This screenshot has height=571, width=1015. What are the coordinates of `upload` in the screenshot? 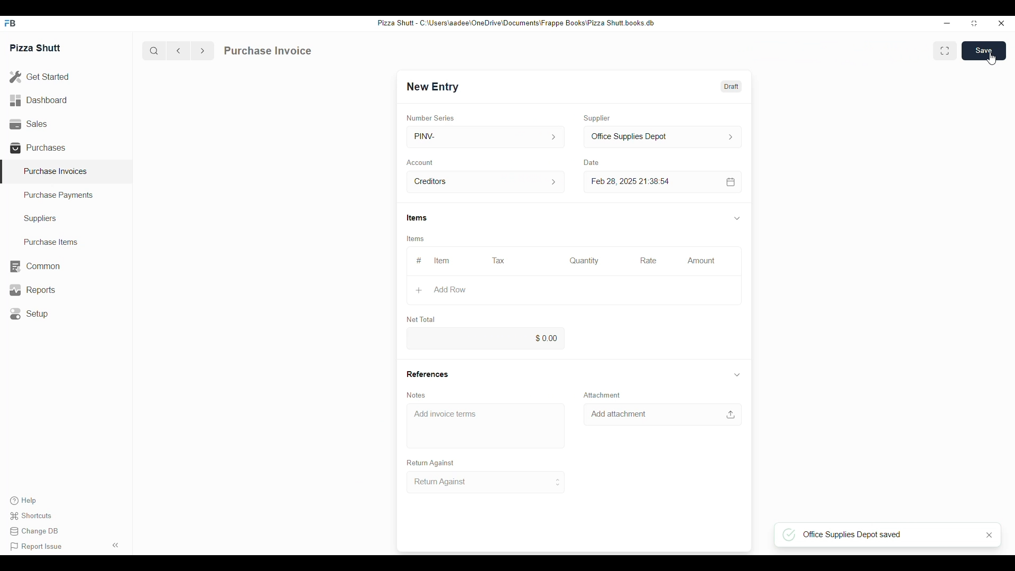 It's located at (732, 415).